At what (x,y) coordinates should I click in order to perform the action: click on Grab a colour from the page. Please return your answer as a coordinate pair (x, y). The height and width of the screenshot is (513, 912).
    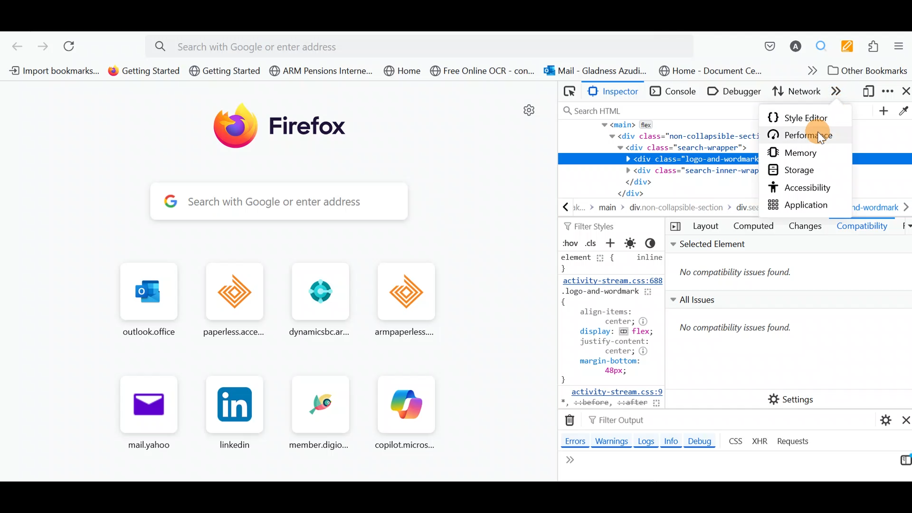
    Looking at the image, I should click on (902, 109).